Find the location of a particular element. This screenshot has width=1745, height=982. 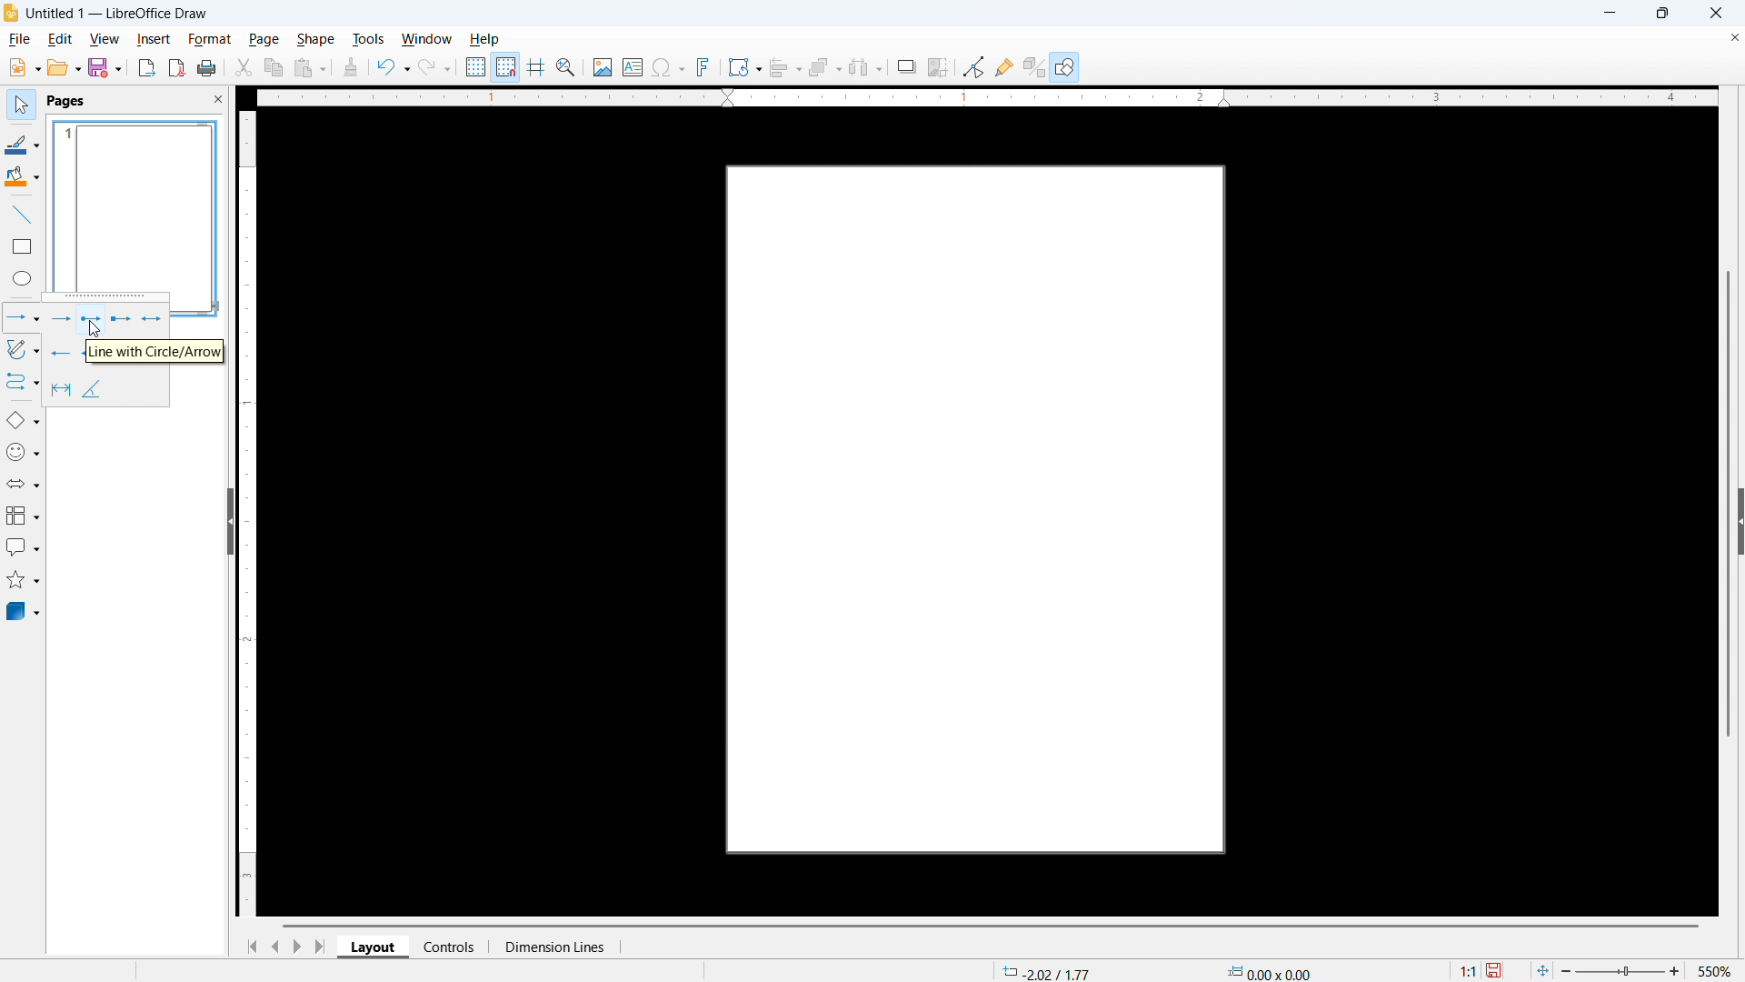

Page  is located at coordinates (1039, 510).